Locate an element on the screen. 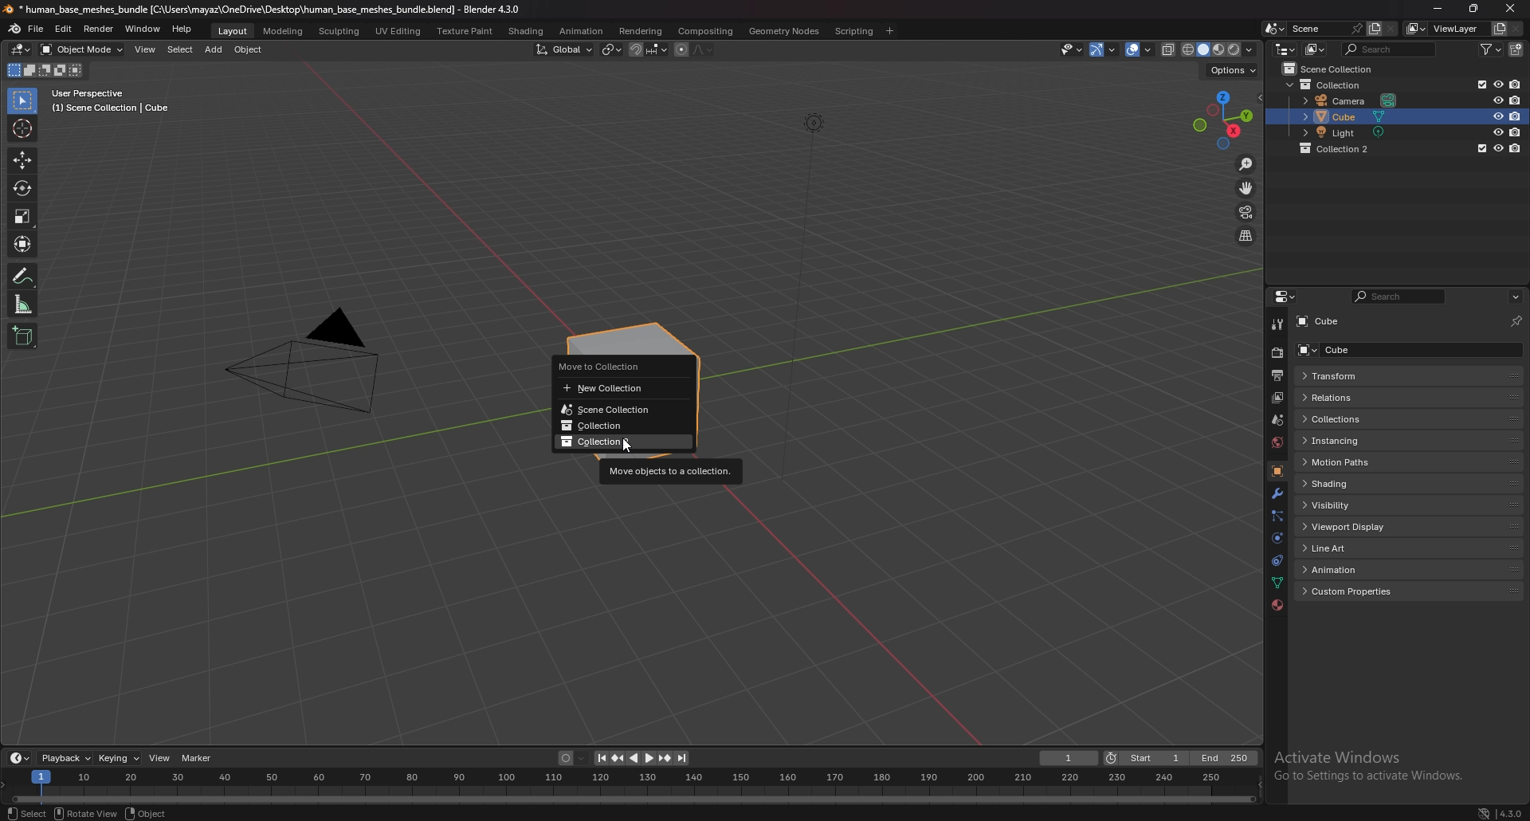 The height and width of the screenshot is (821, 1530). show gizmo is located at coordinates (1103, 50).